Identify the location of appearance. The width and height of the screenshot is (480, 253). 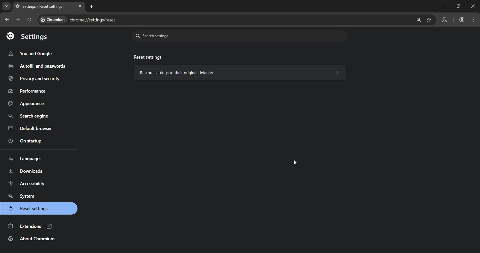
(27, 103).